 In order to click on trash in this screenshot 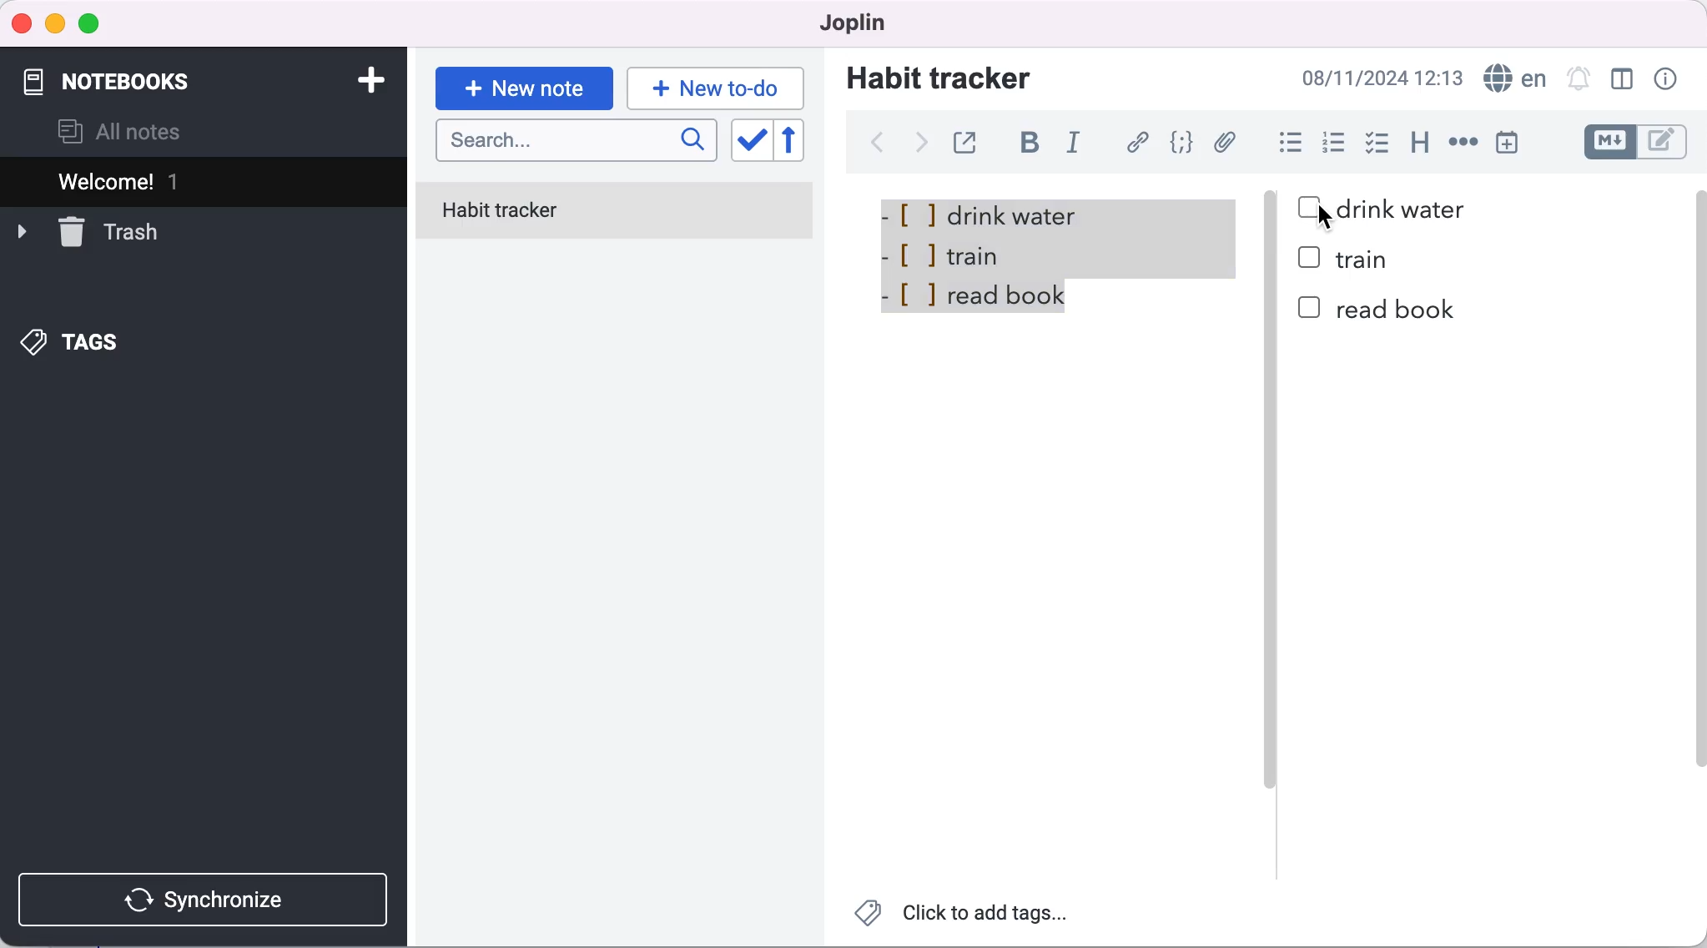, I will do `click(88, 230)`.